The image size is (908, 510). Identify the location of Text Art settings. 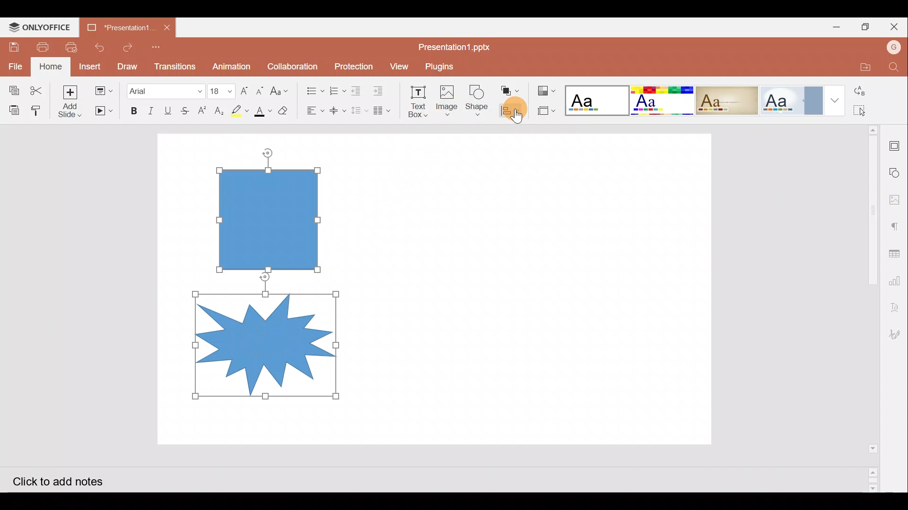
(896, 310).